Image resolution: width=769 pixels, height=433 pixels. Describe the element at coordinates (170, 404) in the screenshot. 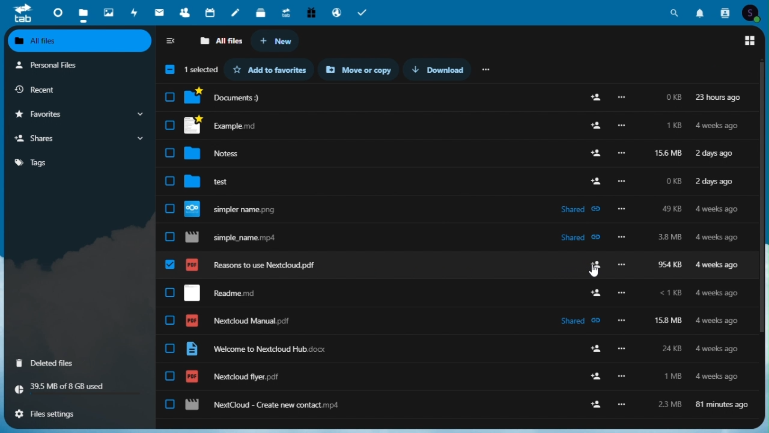

I see `checkbox` at that location.